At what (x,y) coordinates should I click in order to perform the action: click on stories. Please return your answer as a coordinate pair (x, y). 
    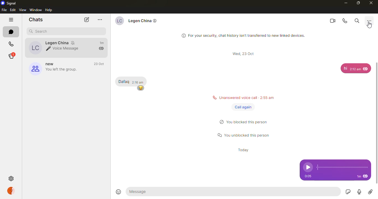
    Looking at the image, I should click on (14, 56).